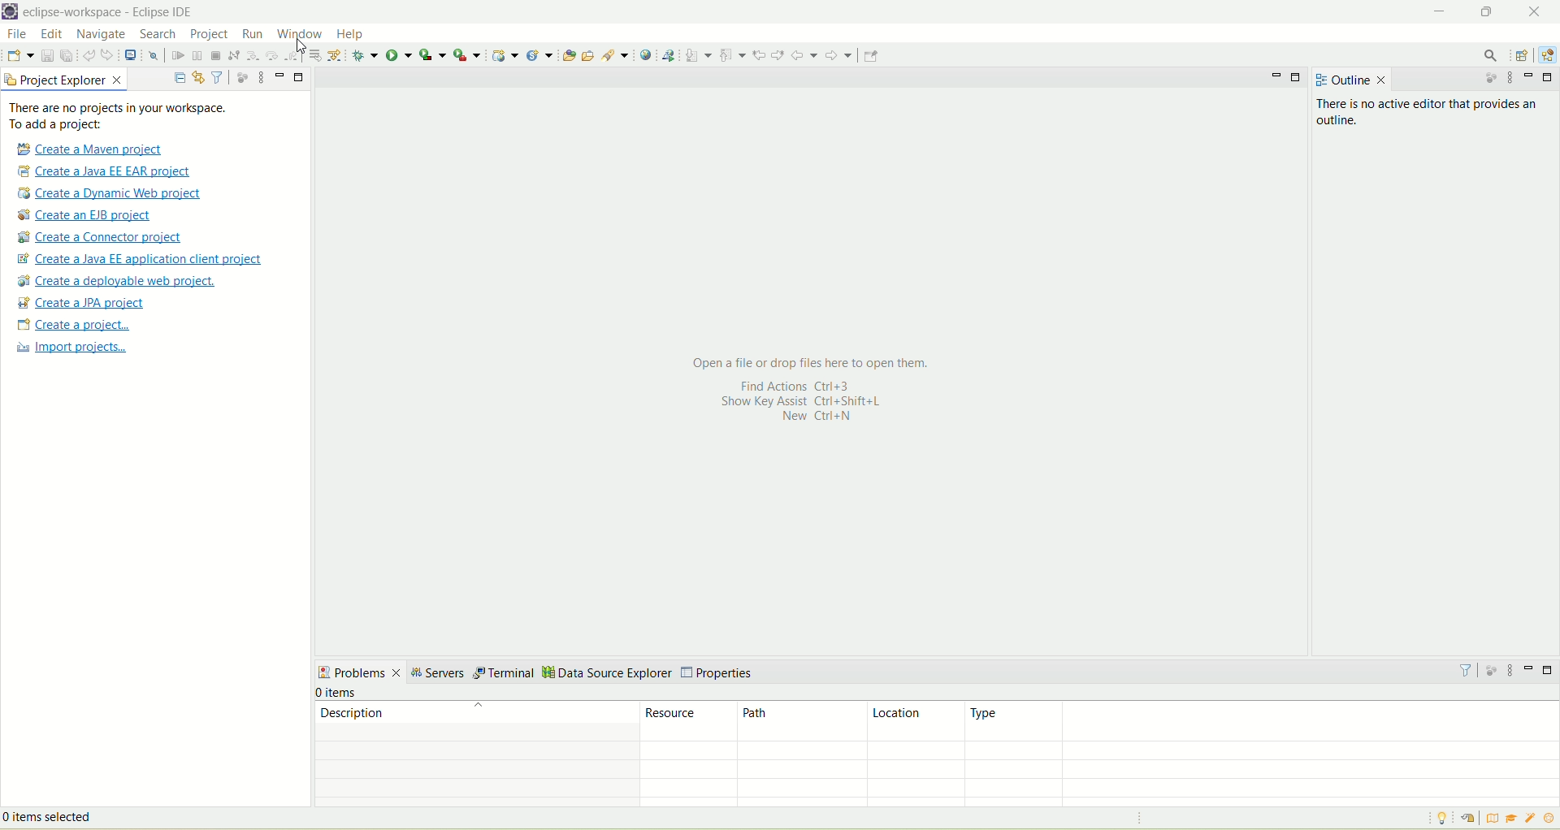 Image resolution: width=1560 pixels, height=830 pixels. Describe the element at coordinates (870, 58) in the screenshot. I see `pin editor` at that location.